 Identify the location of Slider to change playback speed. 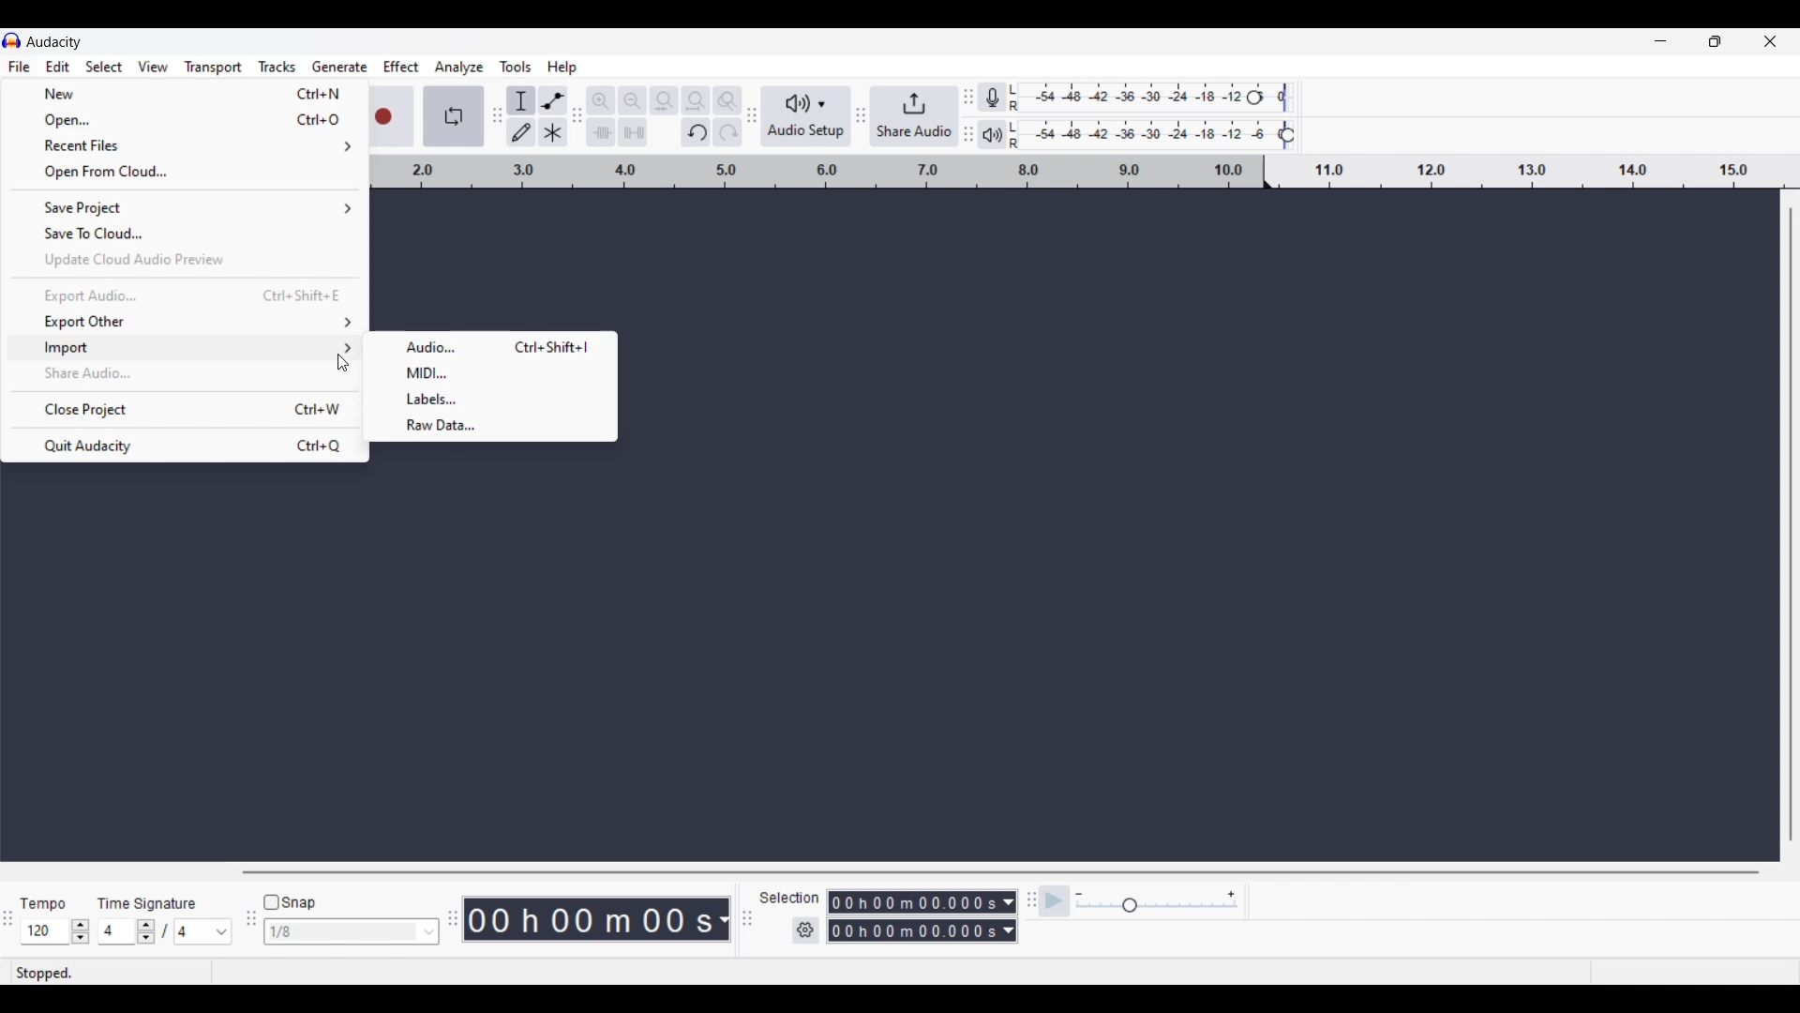
(1155, 907).